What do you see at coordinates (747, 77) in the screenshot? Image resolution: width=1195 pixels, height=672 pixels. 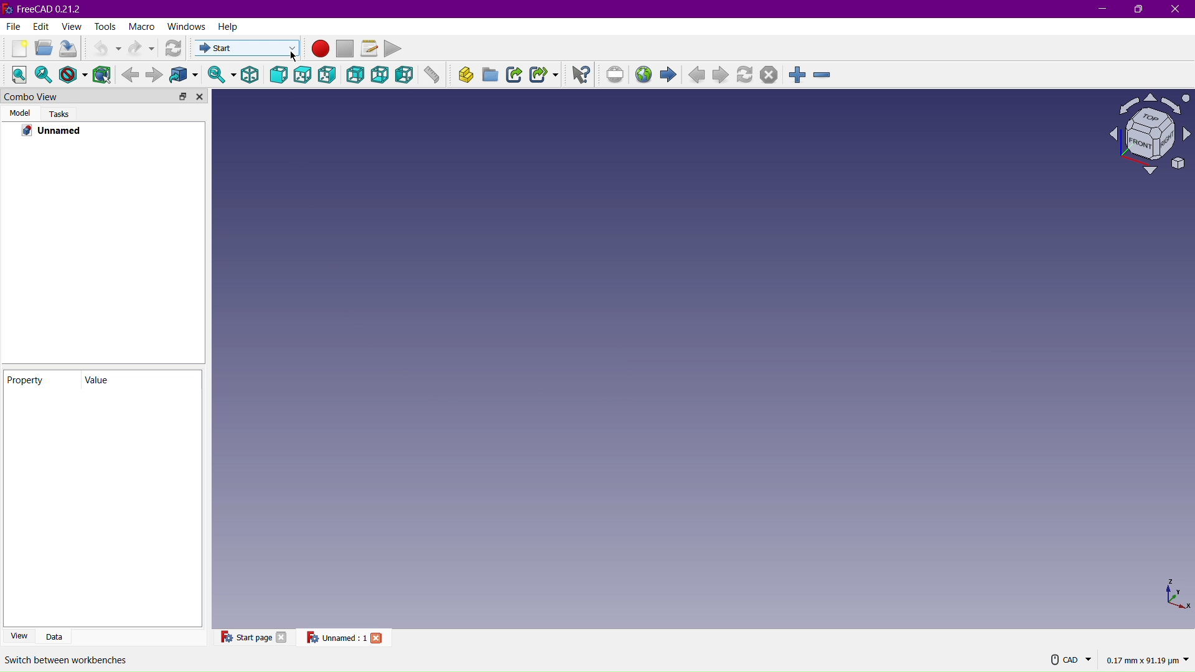 I see `Refresh webpage` at bounding box center [747, 77].